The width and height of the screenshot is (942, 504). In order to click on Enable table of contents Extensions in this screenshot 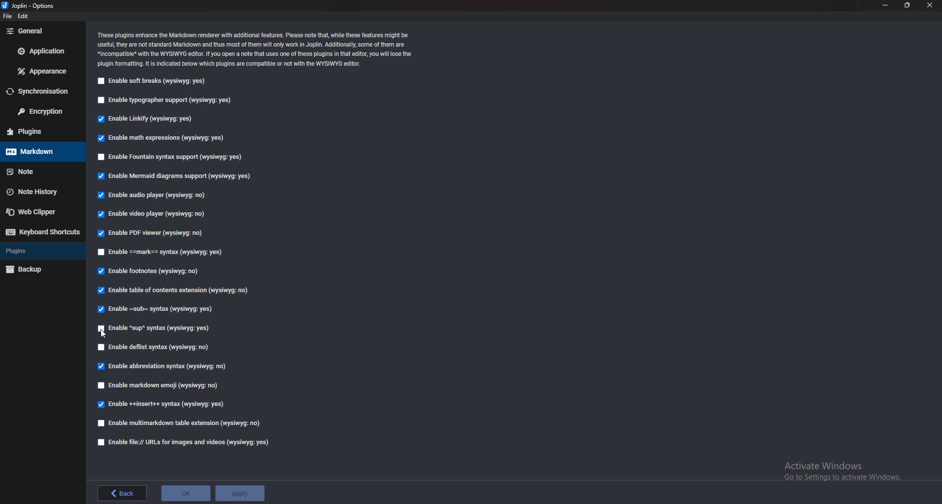, I will do `click(174, 290)`.